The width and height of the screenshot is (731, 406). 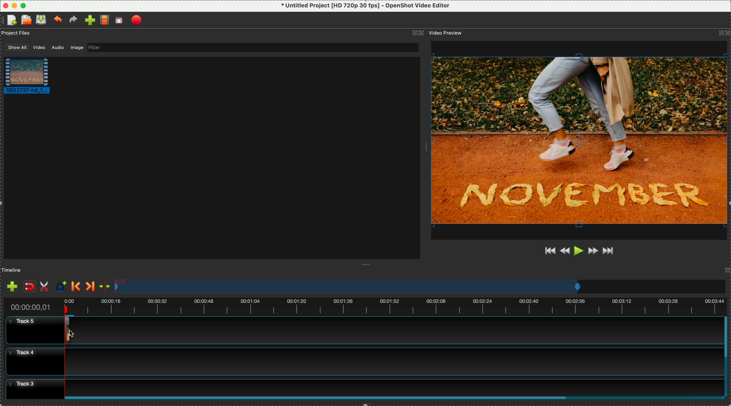 What do you see at coordinates (420, 287) in the screenshot?
I see `timeline` at bounding box center [420, 287].